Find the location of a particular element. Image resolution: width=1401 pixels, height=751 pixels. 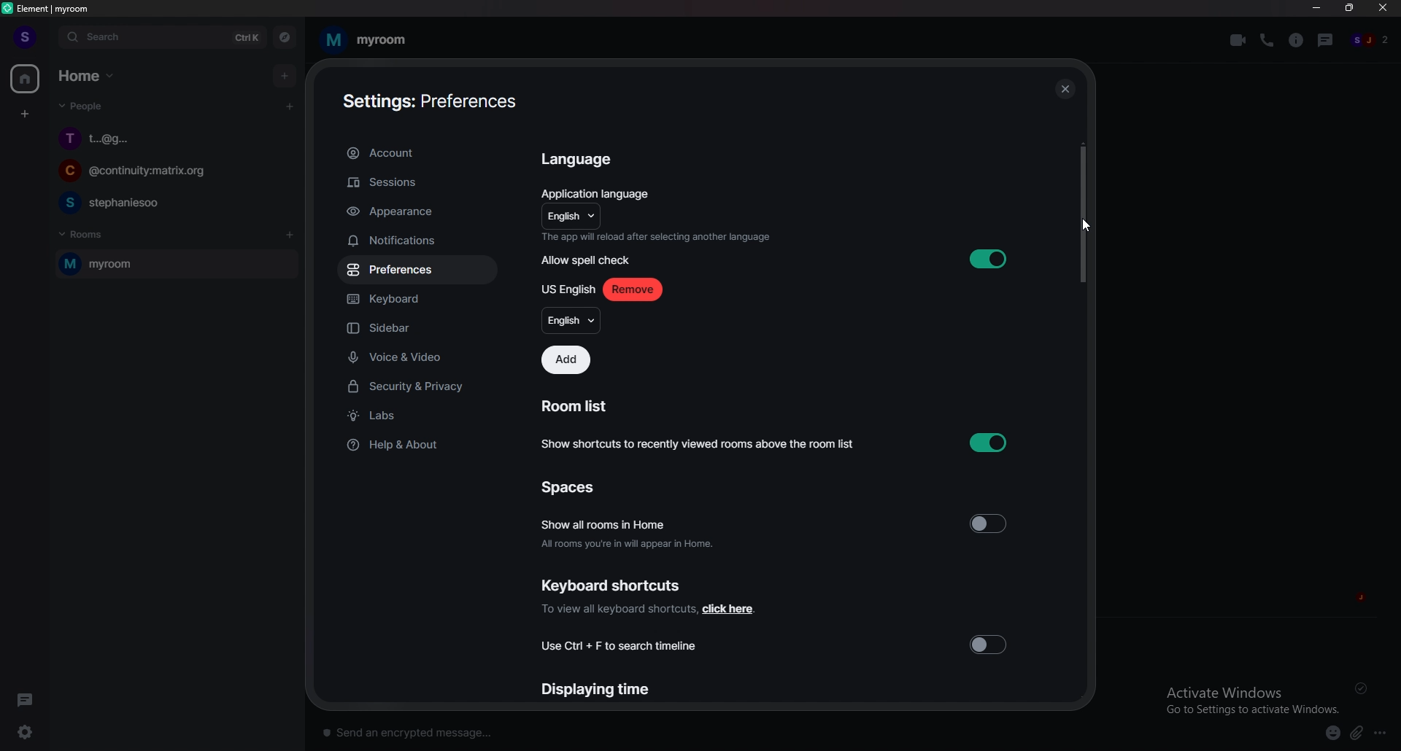

room info is located at coordinates (1297, 40).